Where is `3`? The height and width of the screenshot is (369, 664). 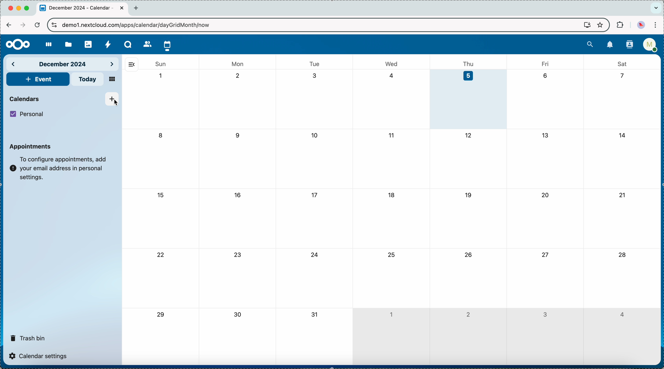 3 is located at coordinates (545, 315).